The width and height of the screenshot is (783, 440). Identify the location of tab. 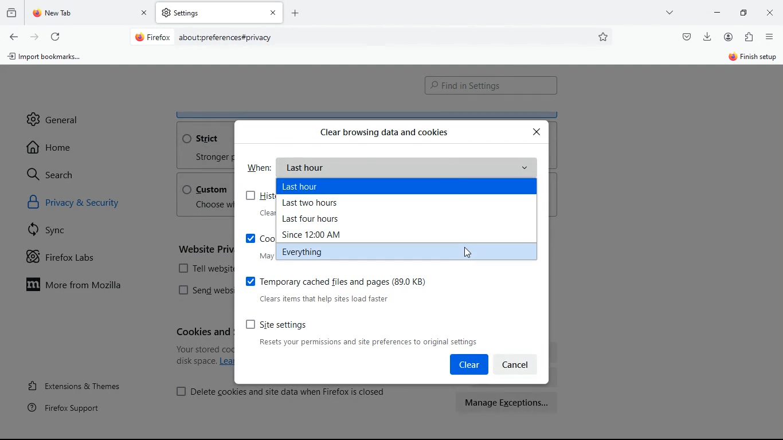
(91, 13).